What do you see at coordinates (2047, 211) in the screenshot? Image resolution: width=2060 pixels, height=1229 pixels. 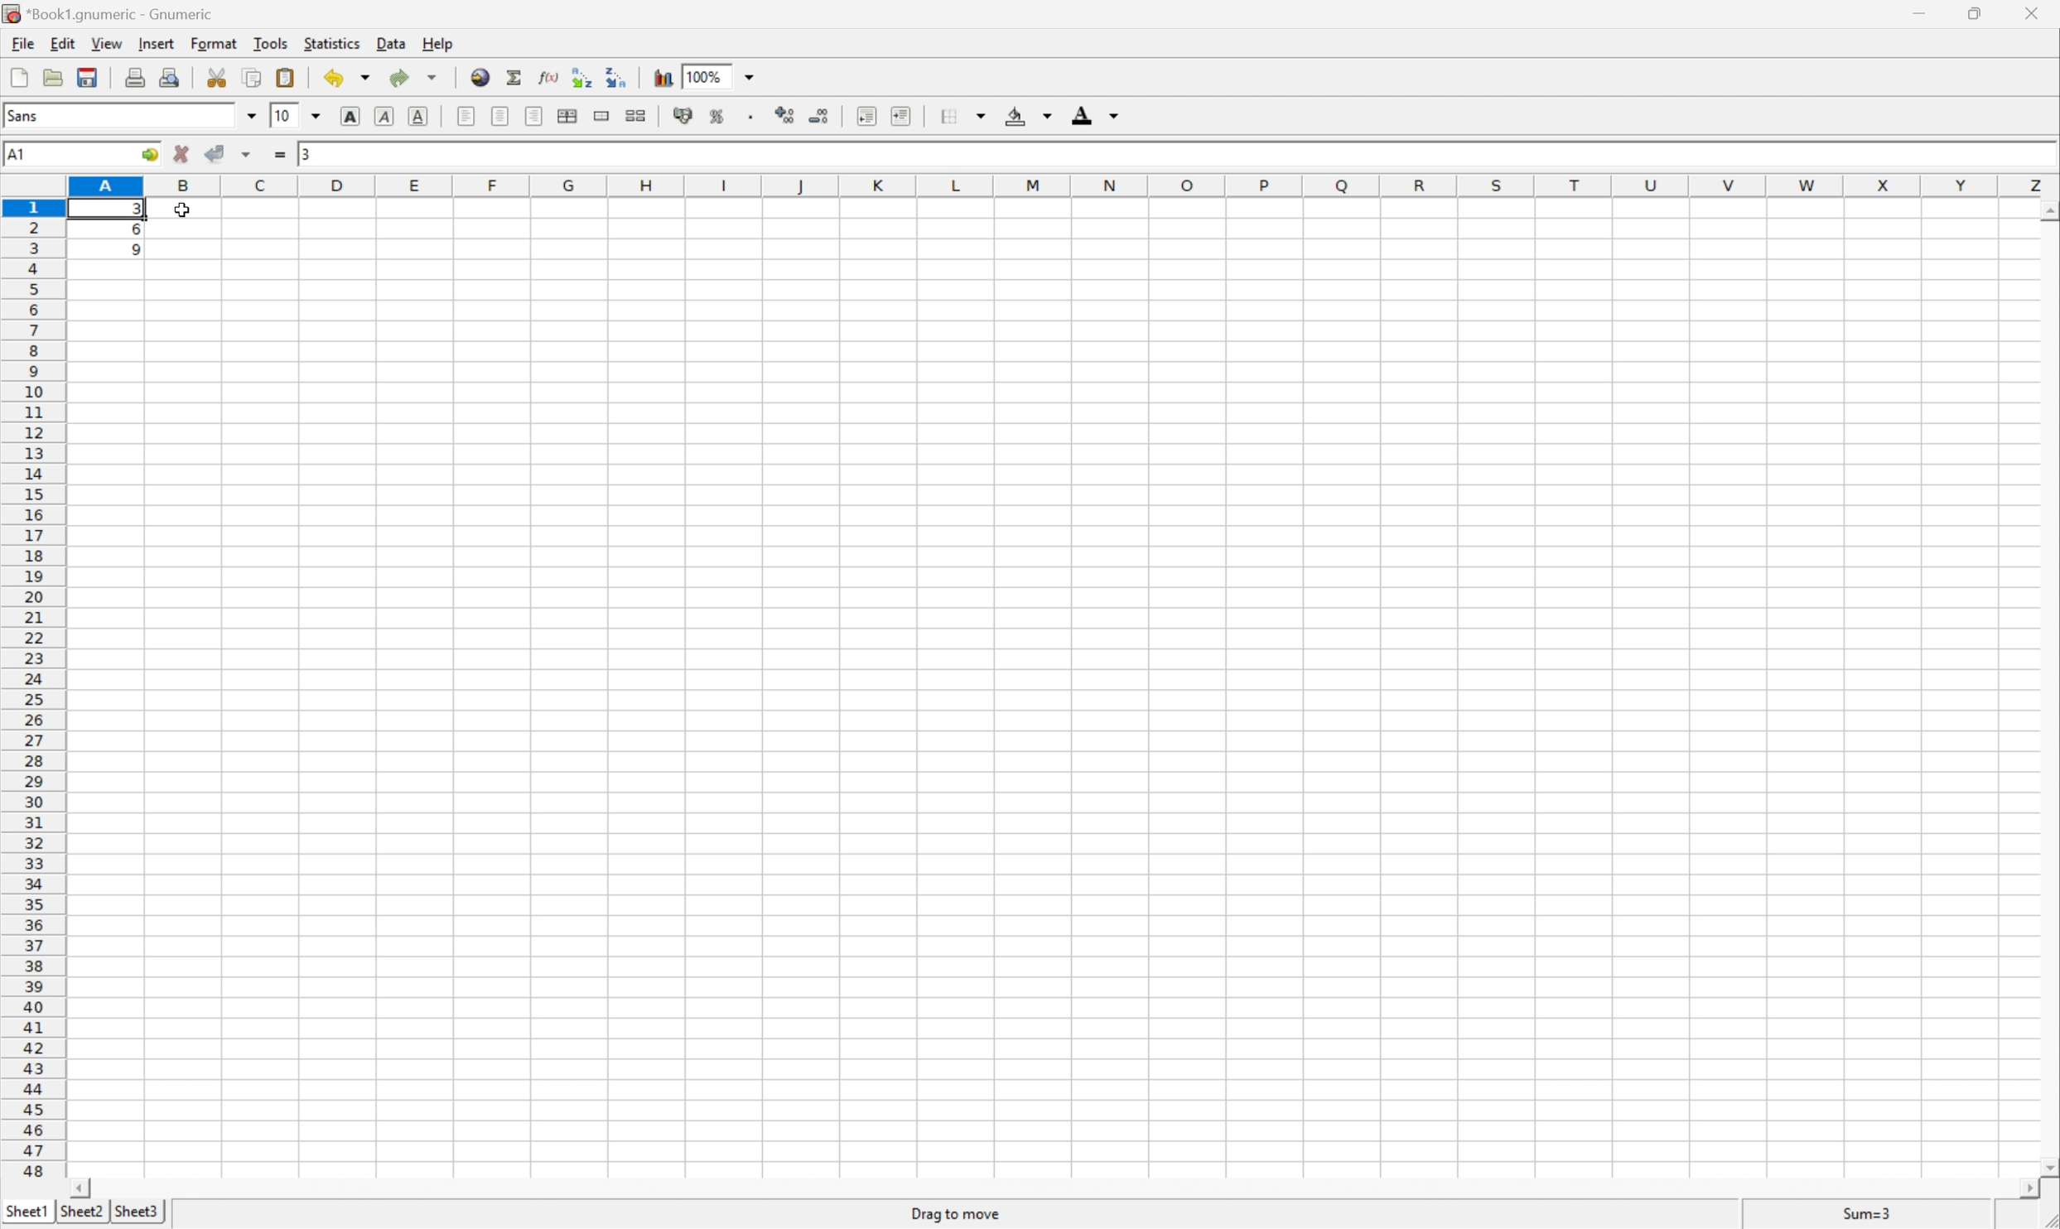 I see `Scroll Up` at bounding box center [2047, 211].